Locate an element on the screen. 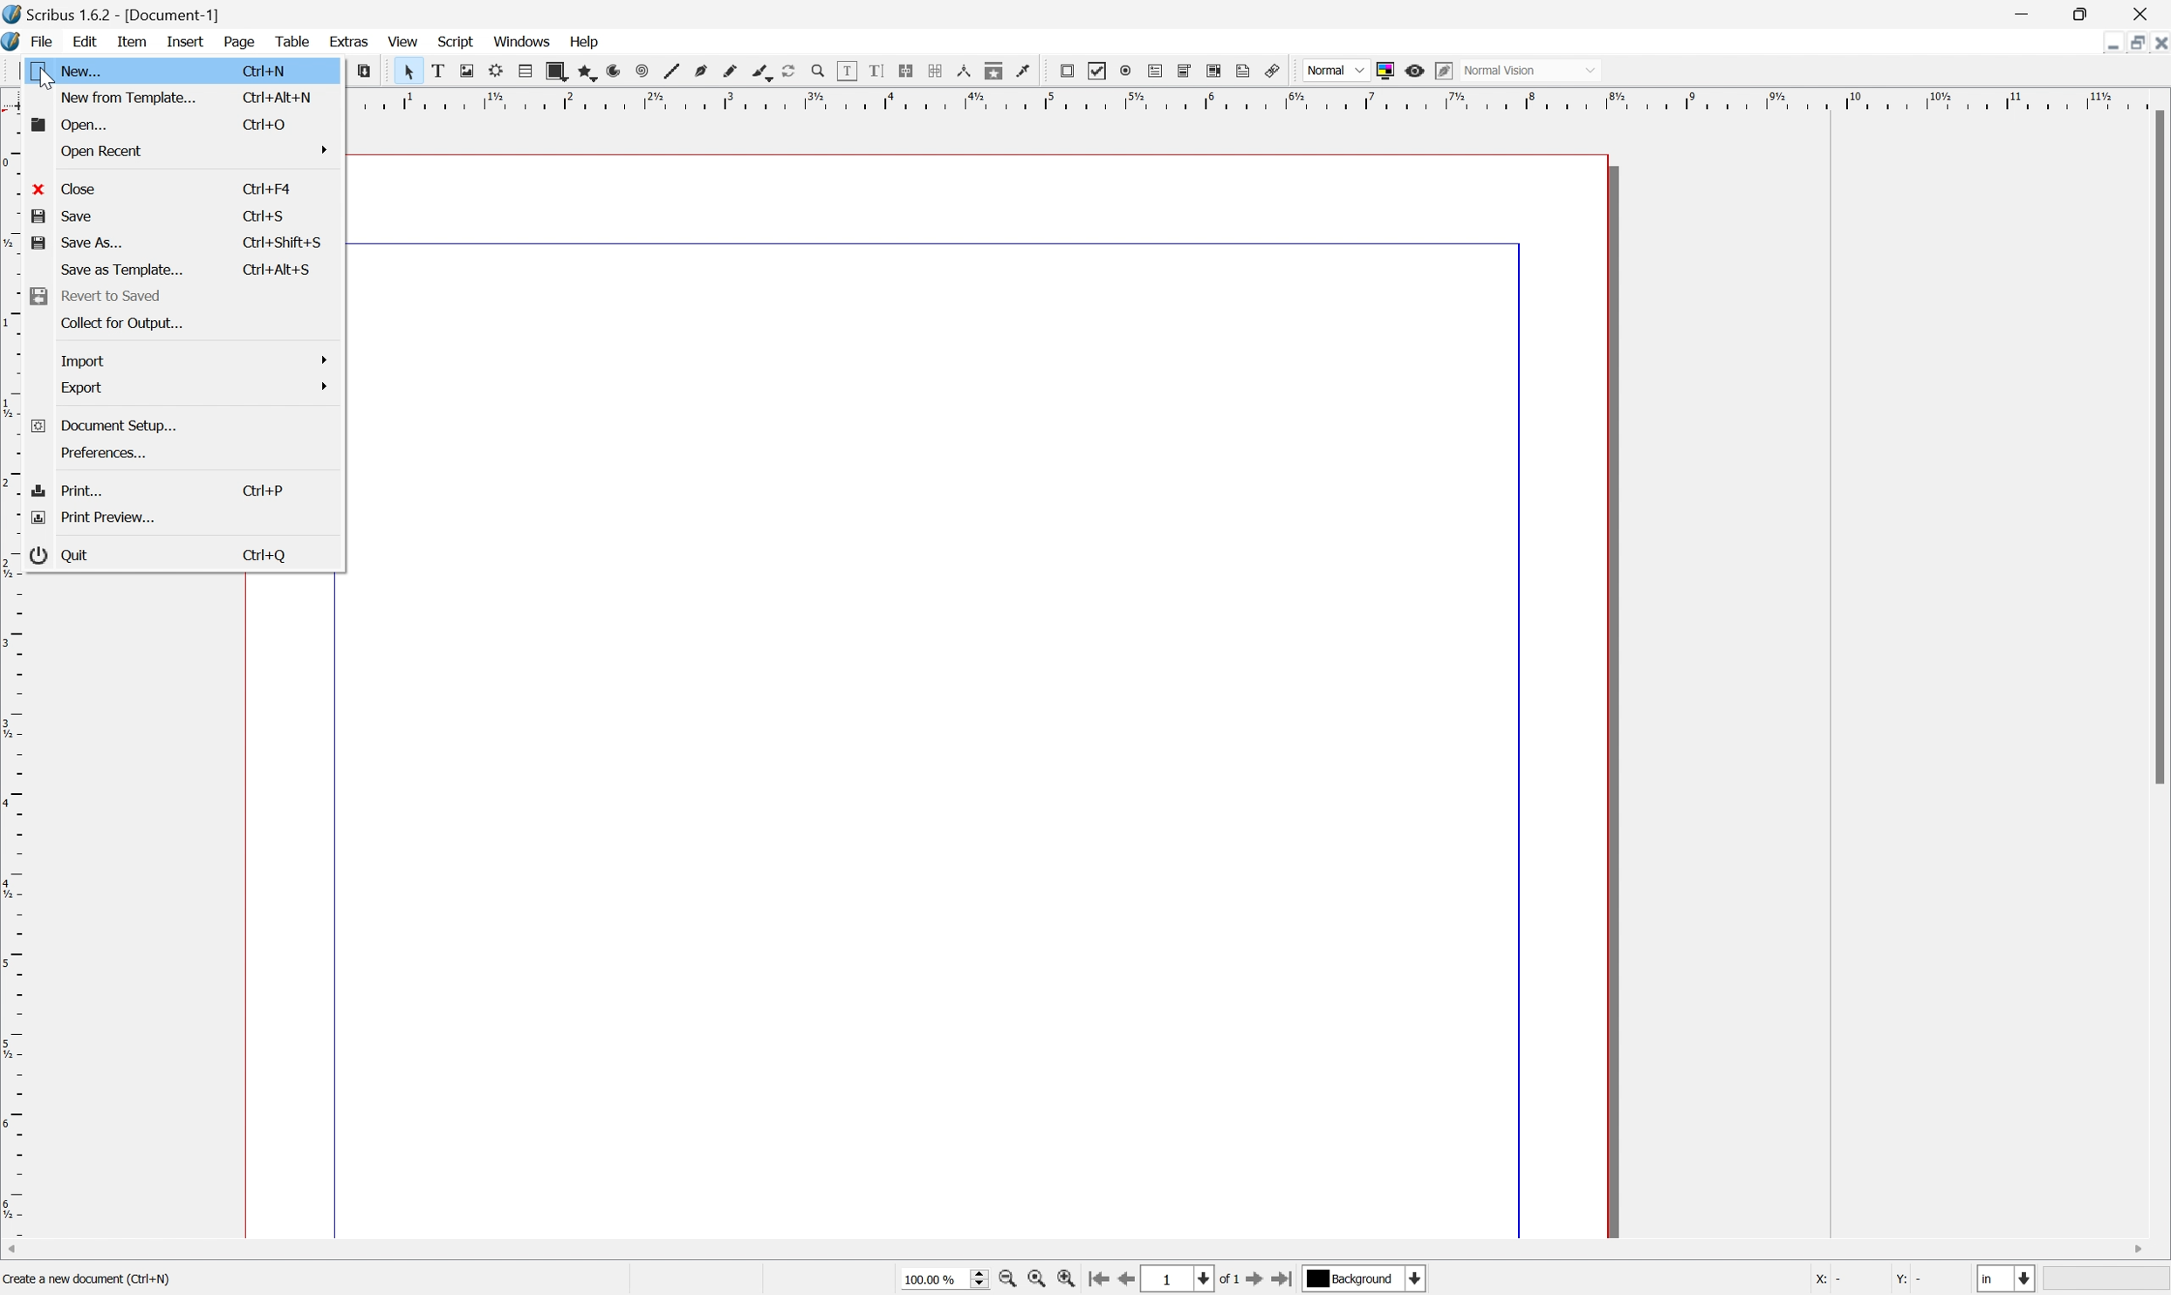  revert to saved is located at coordinates (106, 296).